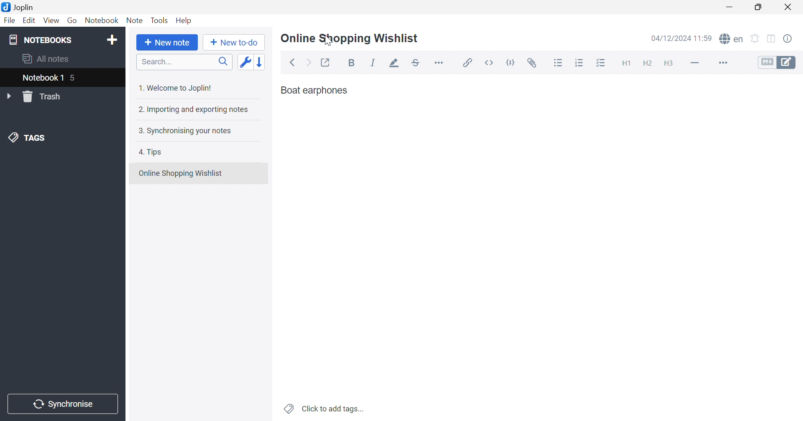  Describe the element at coordinates (234, 43) in the screenshot. I see `New to-do` at that location.